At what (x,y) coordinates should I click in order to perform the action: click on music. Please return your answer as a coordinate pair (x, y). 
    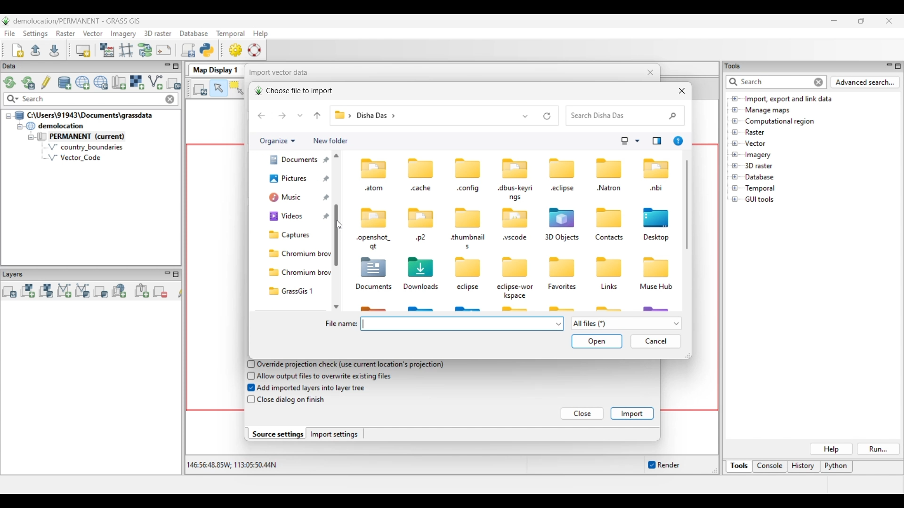
    Looking at the image, I should click on (291, 199).